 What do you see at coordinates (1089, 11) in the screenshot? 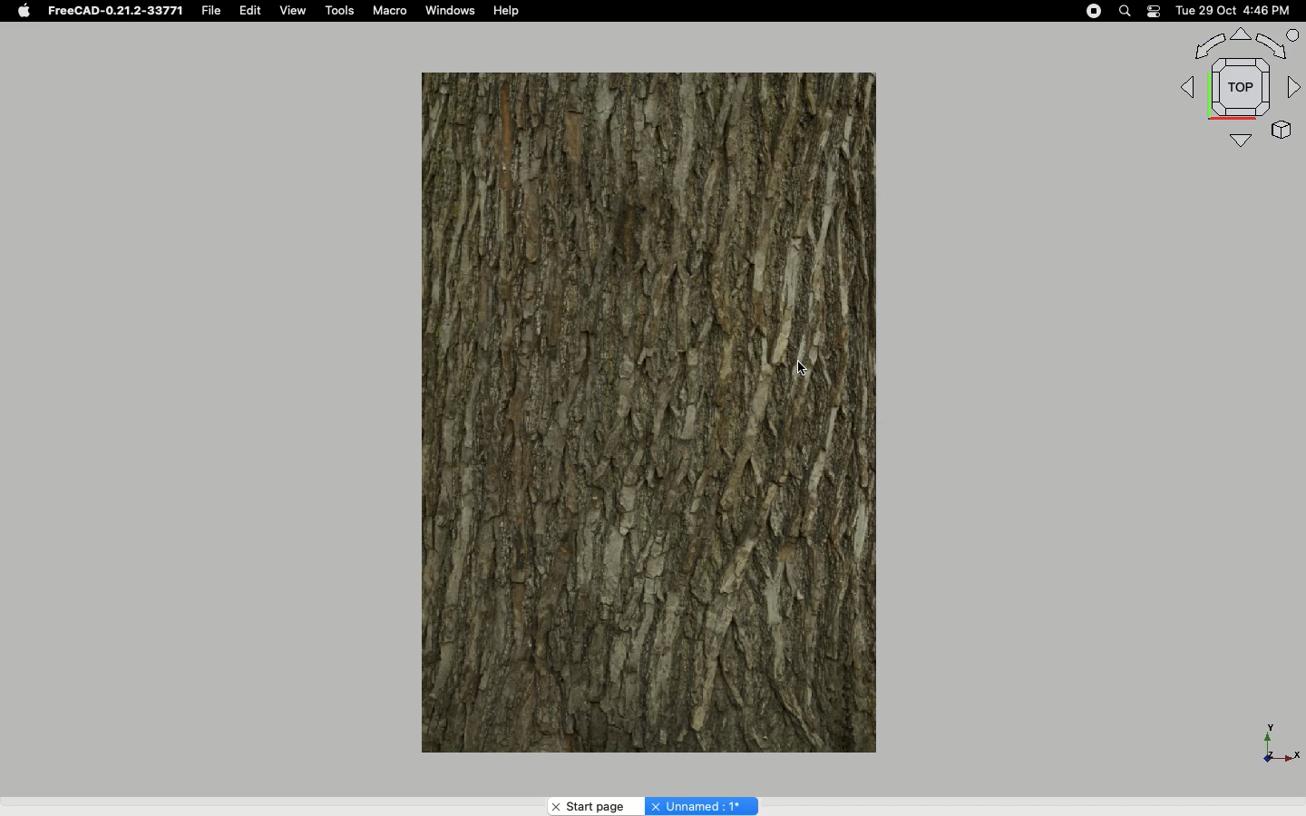
I see `Record` at bounding box center [1089, 11].